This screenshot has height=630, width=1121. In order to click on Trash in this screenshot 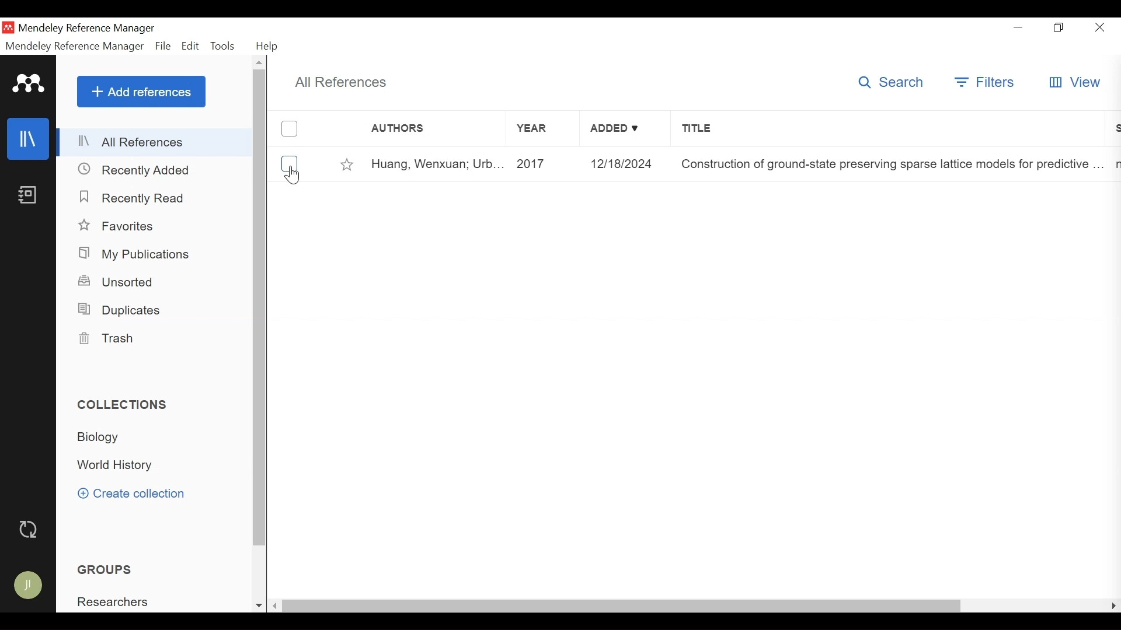, I will do `click(107, 338)`.